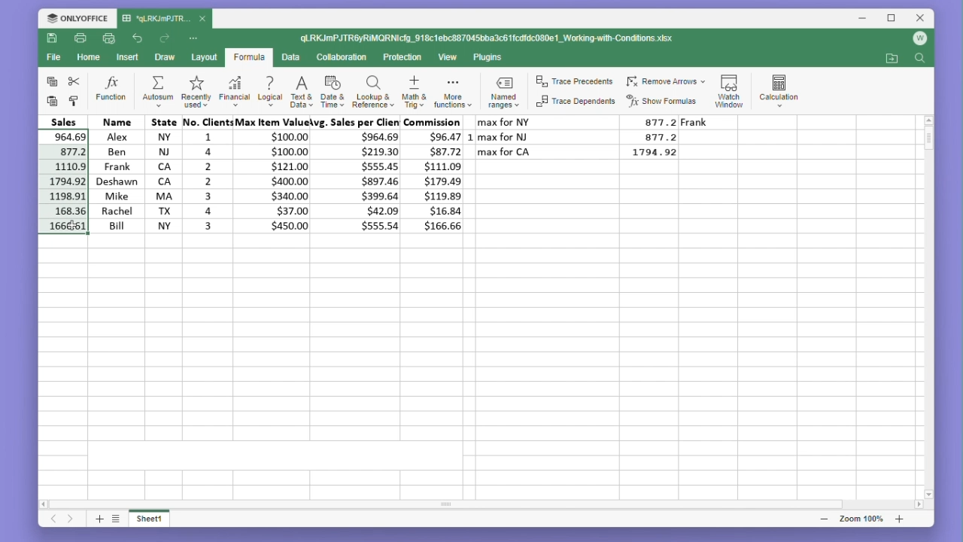 This screenshot has width=963, height=542. What do you see at coordinates (779, 88) in the screenshot?
I see `Calculation` at bounding box center [779, 88].